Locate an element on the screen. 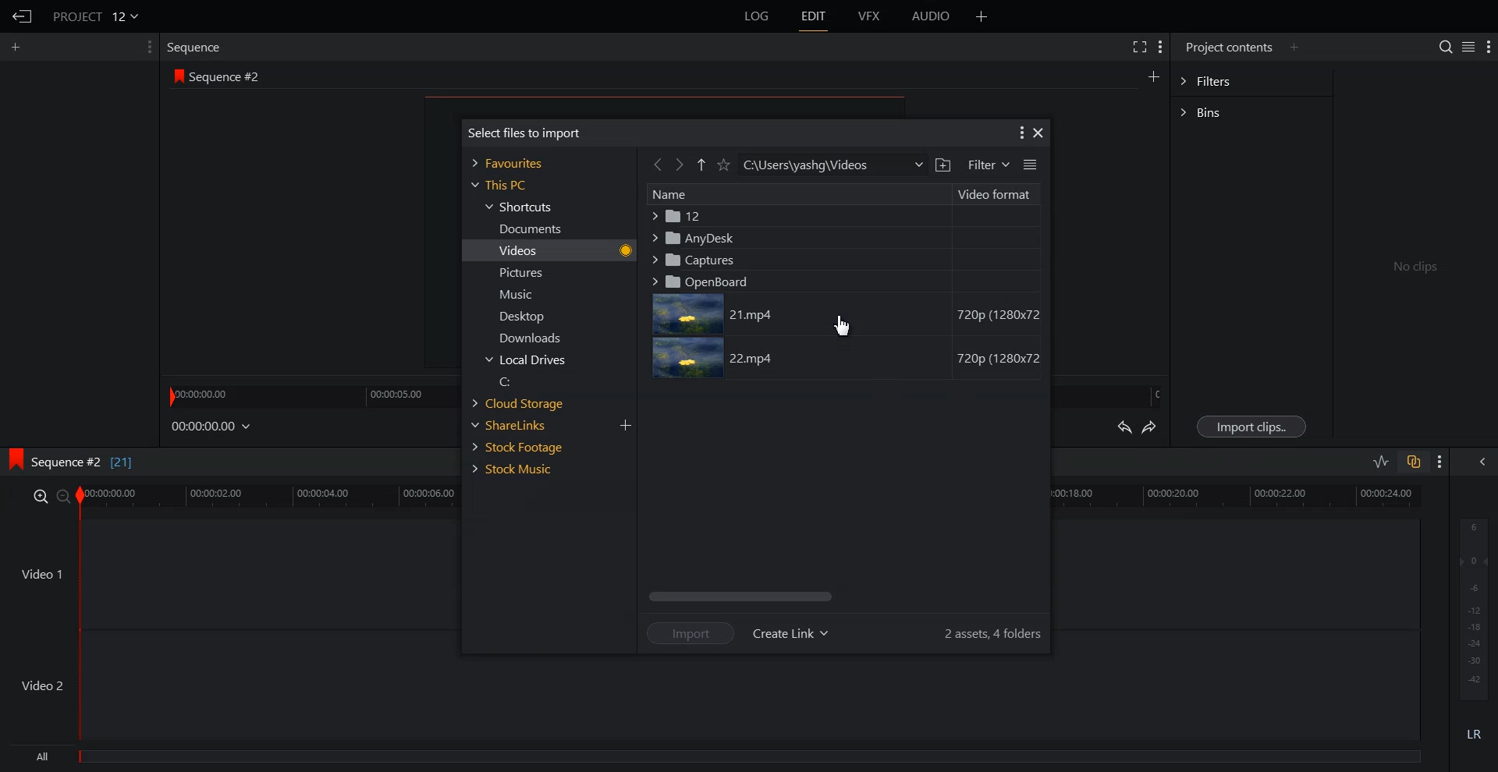 Image resolution: width=1498 pixels, height=772 pixels. Full Screen is located at coordinates (1141, 47).